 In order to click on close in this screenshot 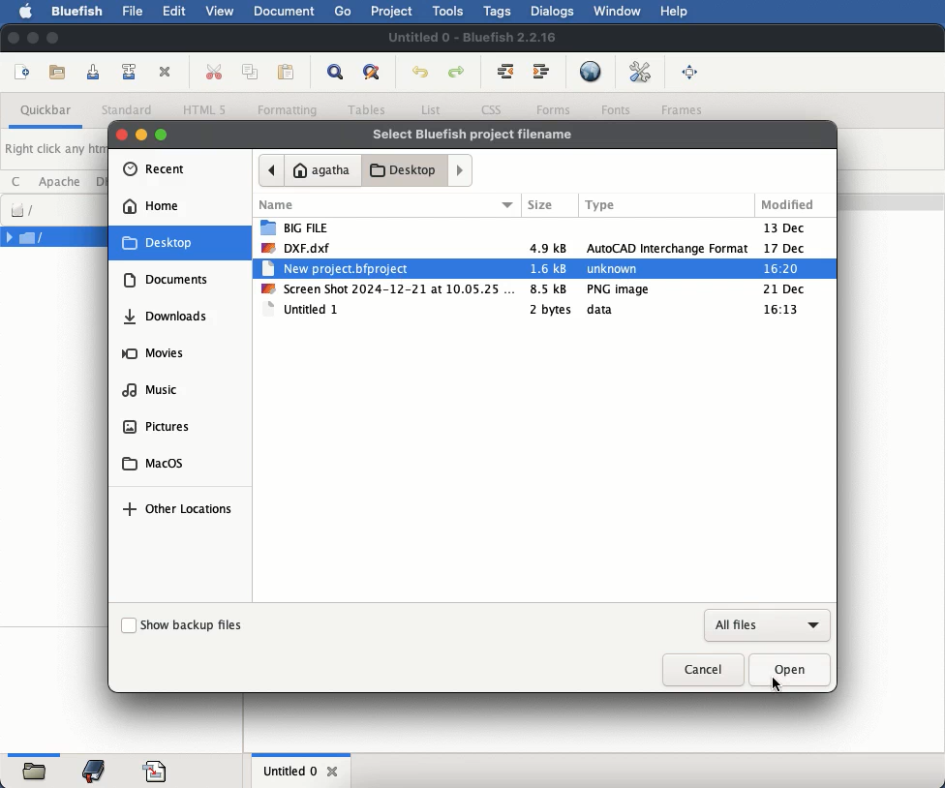, I will do `click(14, 37)`.